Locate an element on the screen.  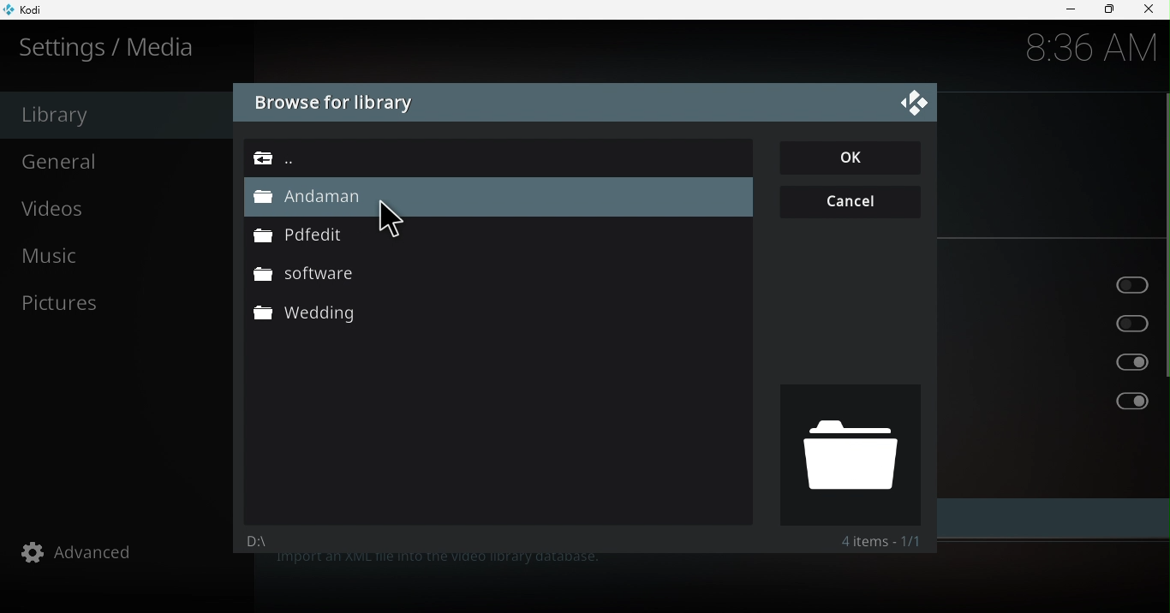
Settings/media is located at coordinates (111, 47).